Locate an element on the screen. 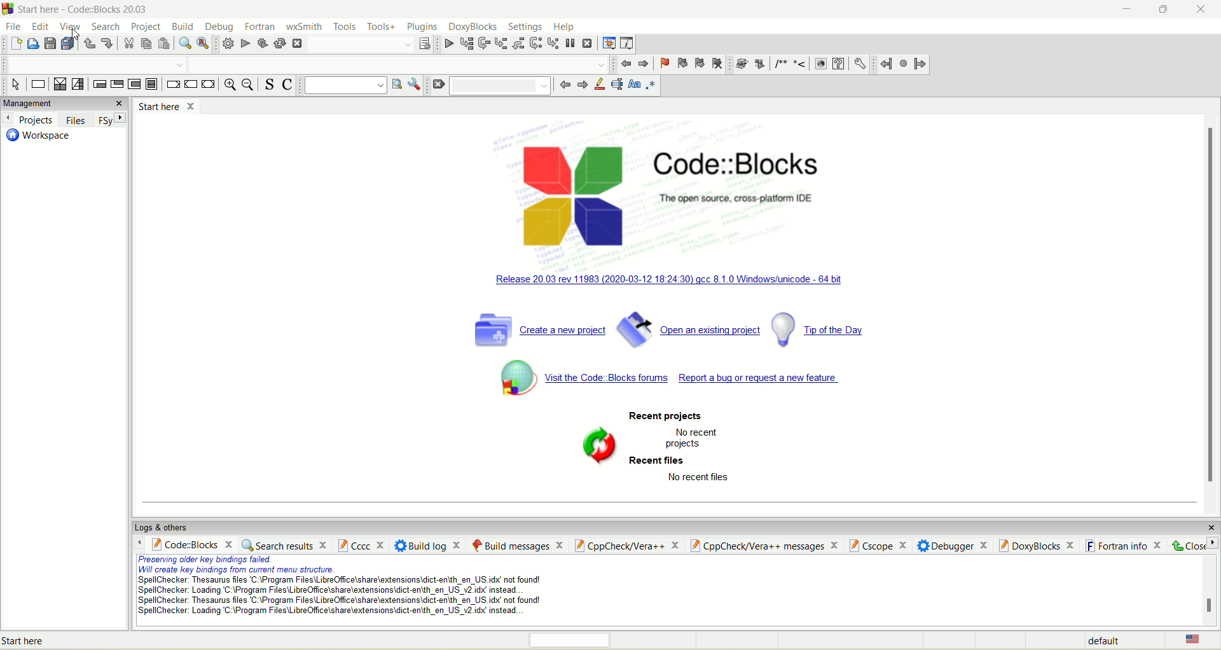 Image resolution: width=1221 pixels, height=650 pixels. jump back is located at coordinates (885, 65).